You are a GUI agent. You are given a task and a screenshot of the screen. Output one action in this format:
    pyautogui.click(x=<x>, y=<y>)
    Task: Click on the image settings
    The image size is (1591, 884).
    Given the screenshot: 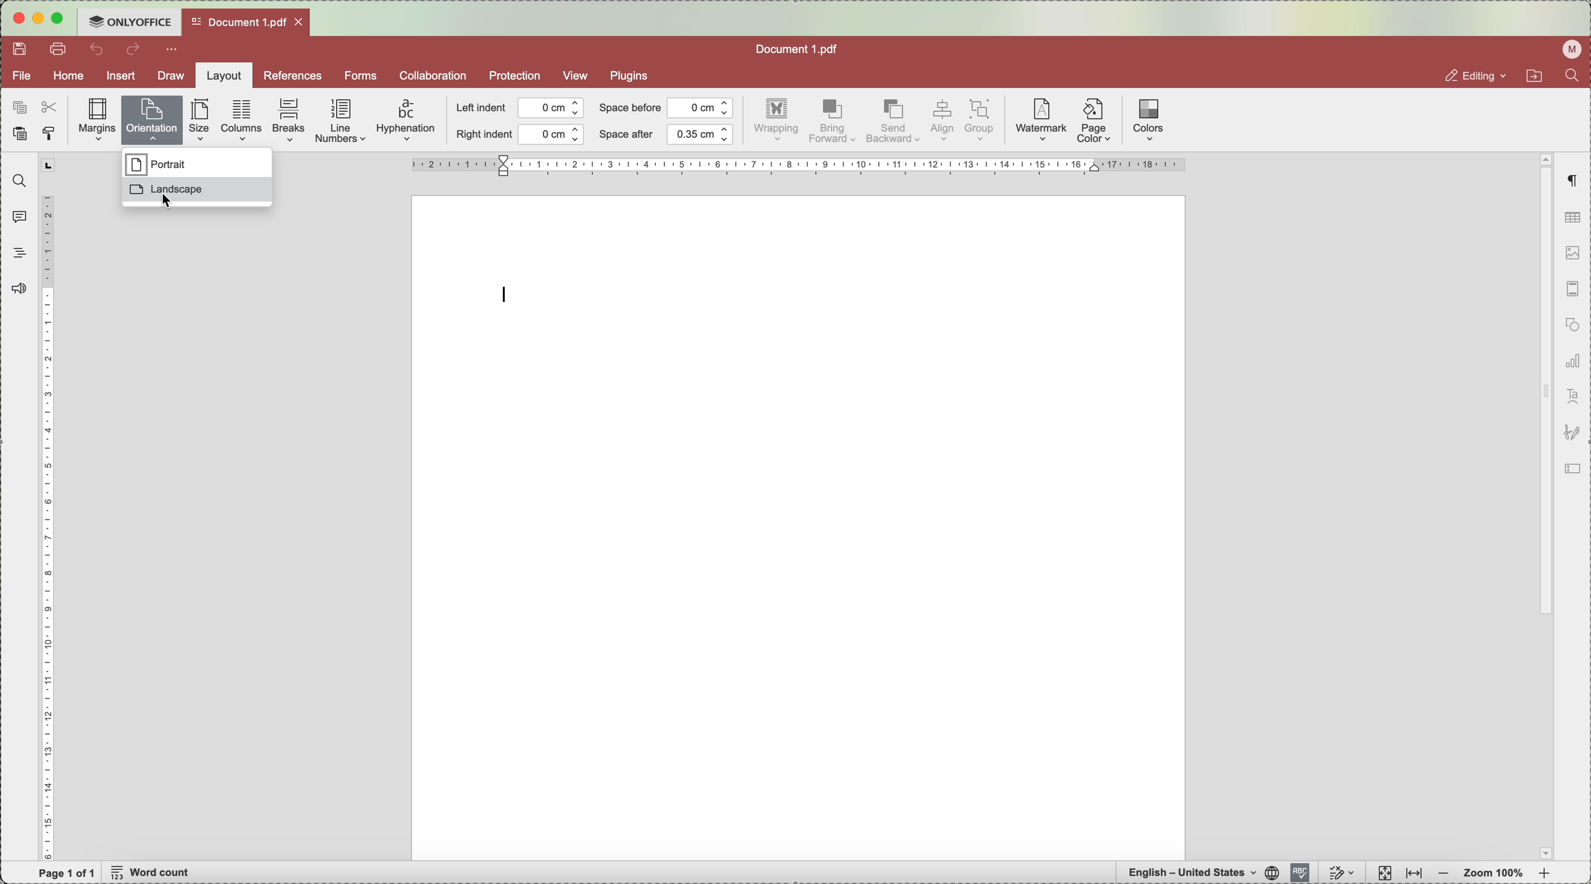 What is the action you would take?
    pyautogui.click(x=1572, y=255)
    